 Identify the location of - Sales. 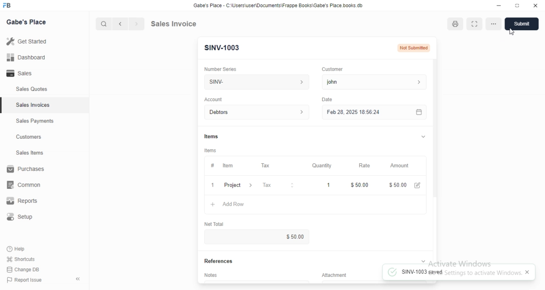
(27, 74).